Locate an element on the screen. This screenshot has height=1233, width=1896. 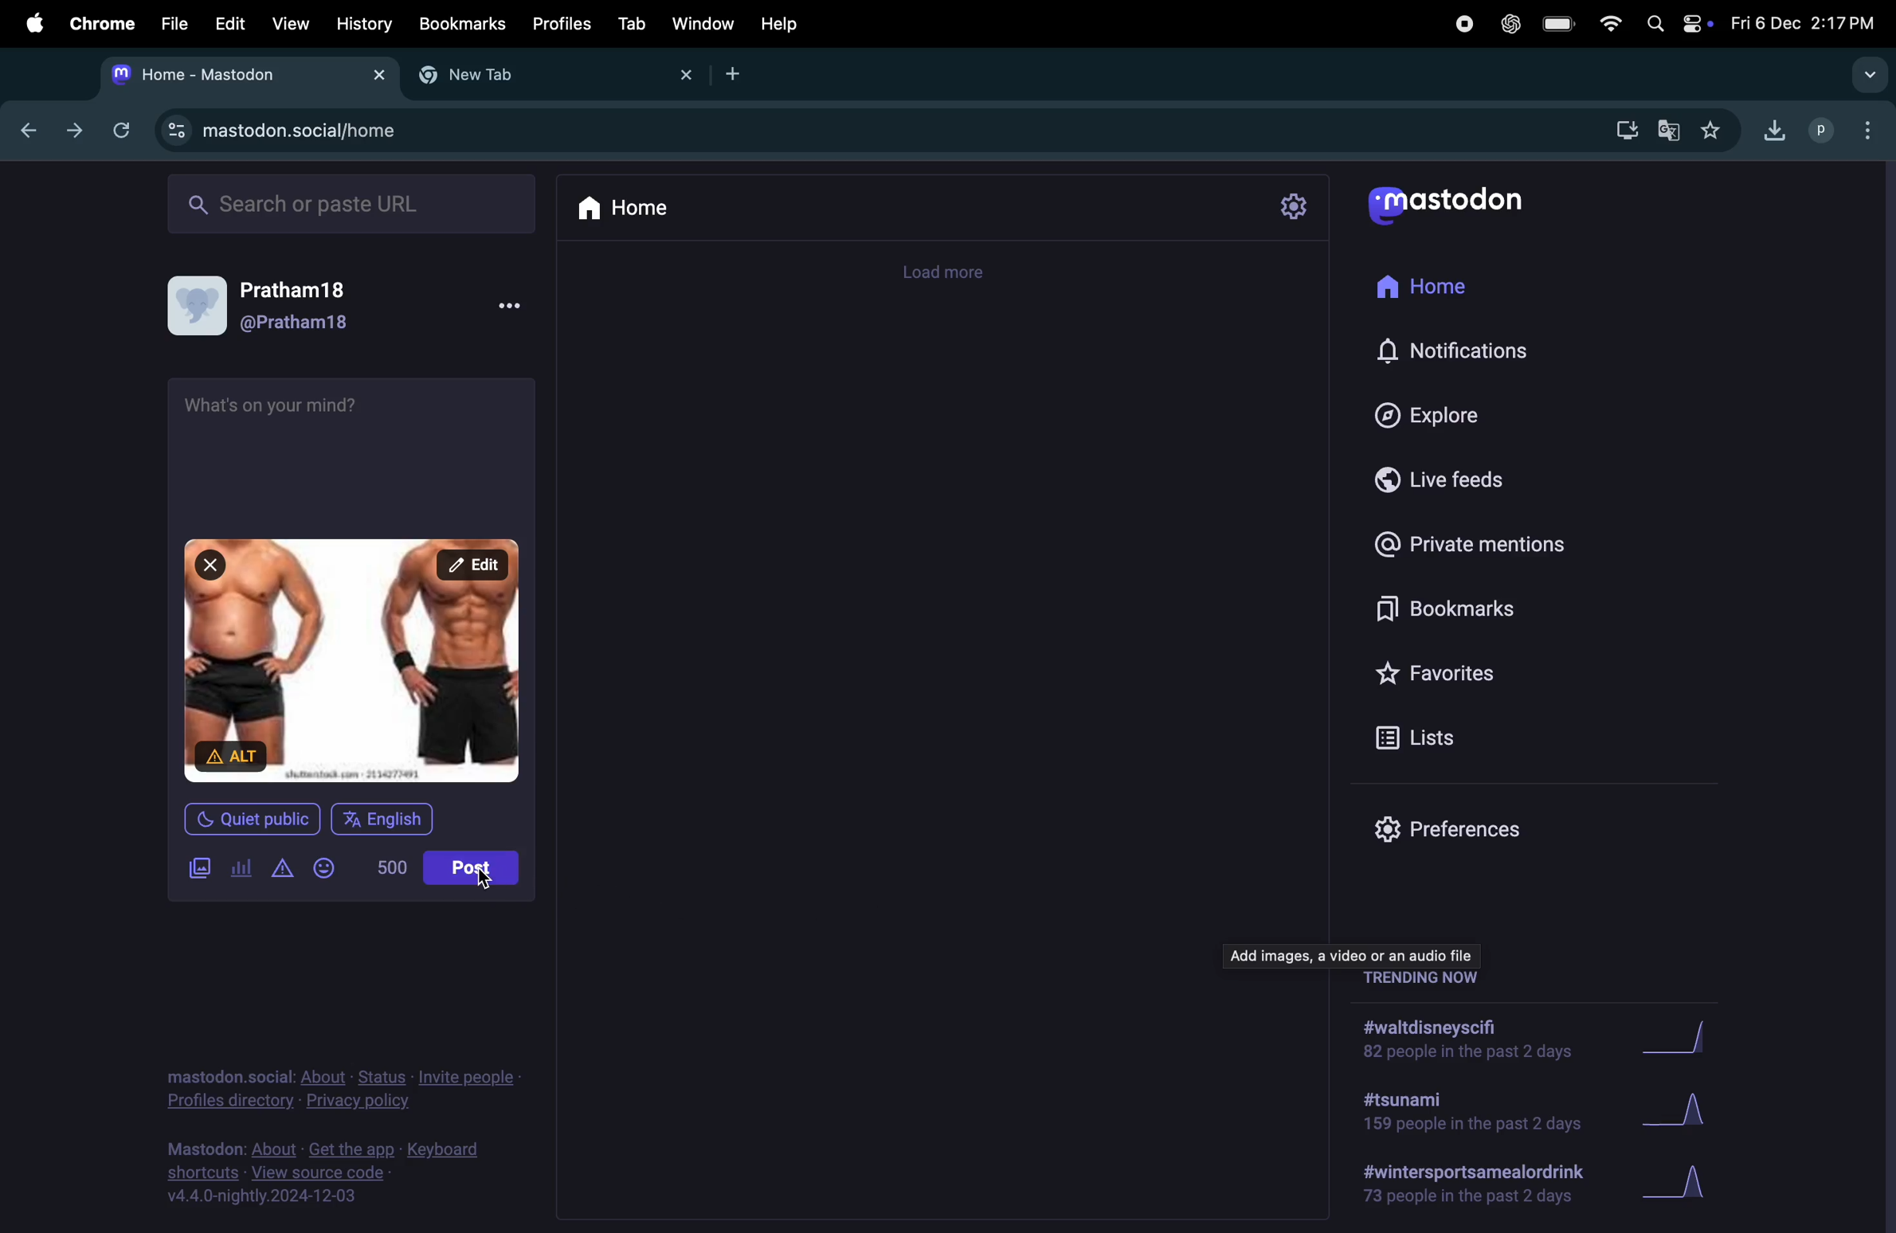
explore is located at coordinates (1441, 415).